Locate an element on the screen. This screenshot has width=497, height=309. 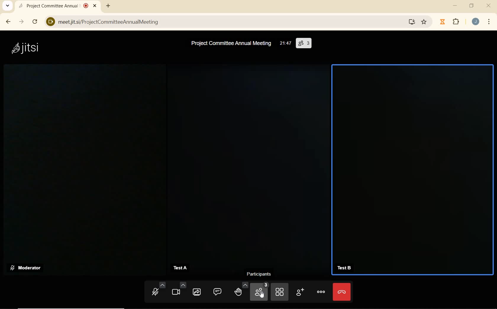
RAISE YOUR HANDS is located at coordinates (240, 290).